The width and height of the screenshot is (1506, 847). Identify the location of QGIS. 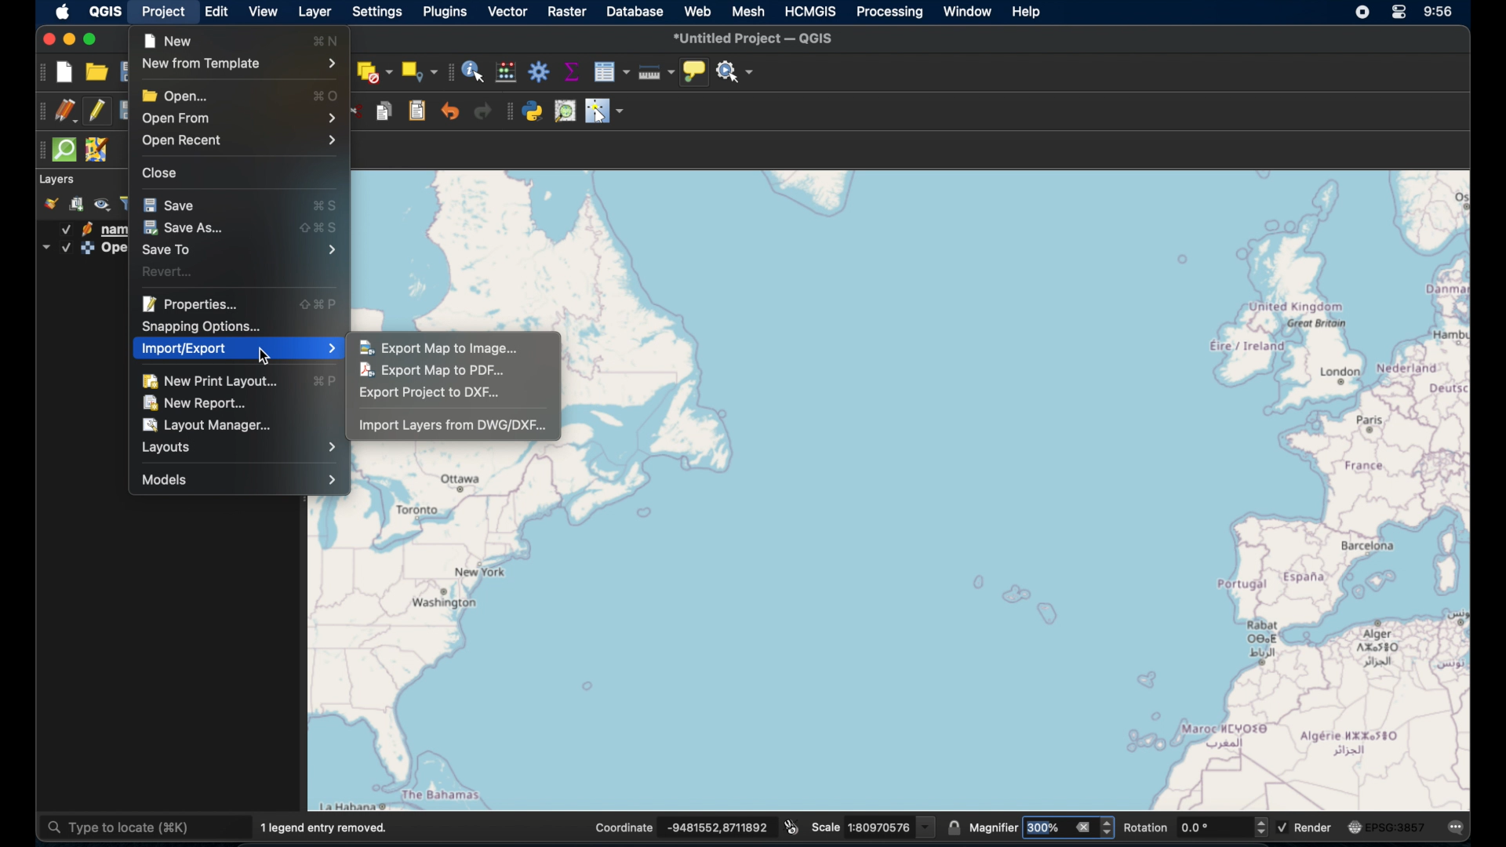
(105, 12).